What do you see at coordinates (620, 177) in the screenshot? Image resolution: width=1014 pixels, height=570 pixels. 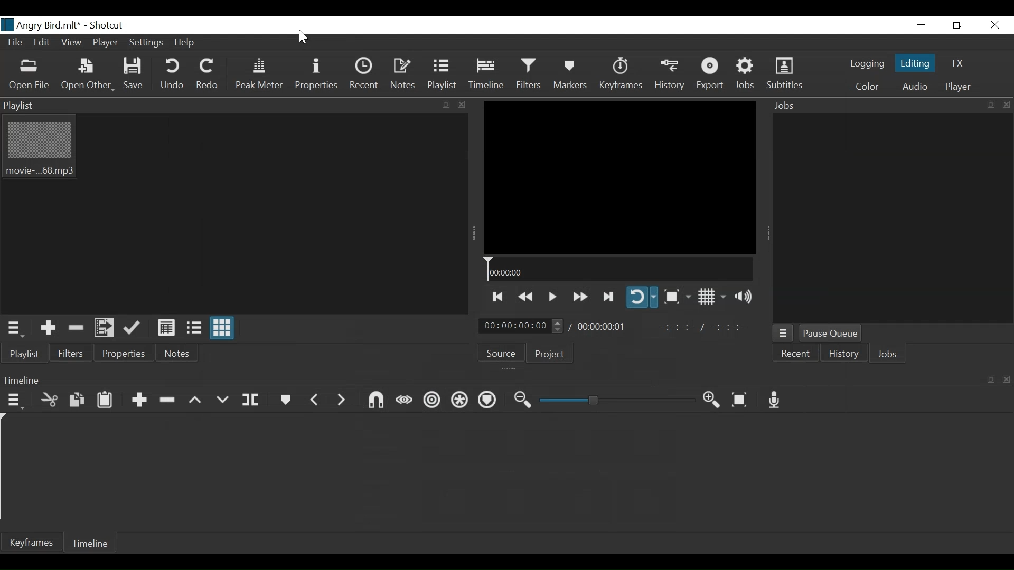 I see `Media Viewer` at bounding box center [620, 177].